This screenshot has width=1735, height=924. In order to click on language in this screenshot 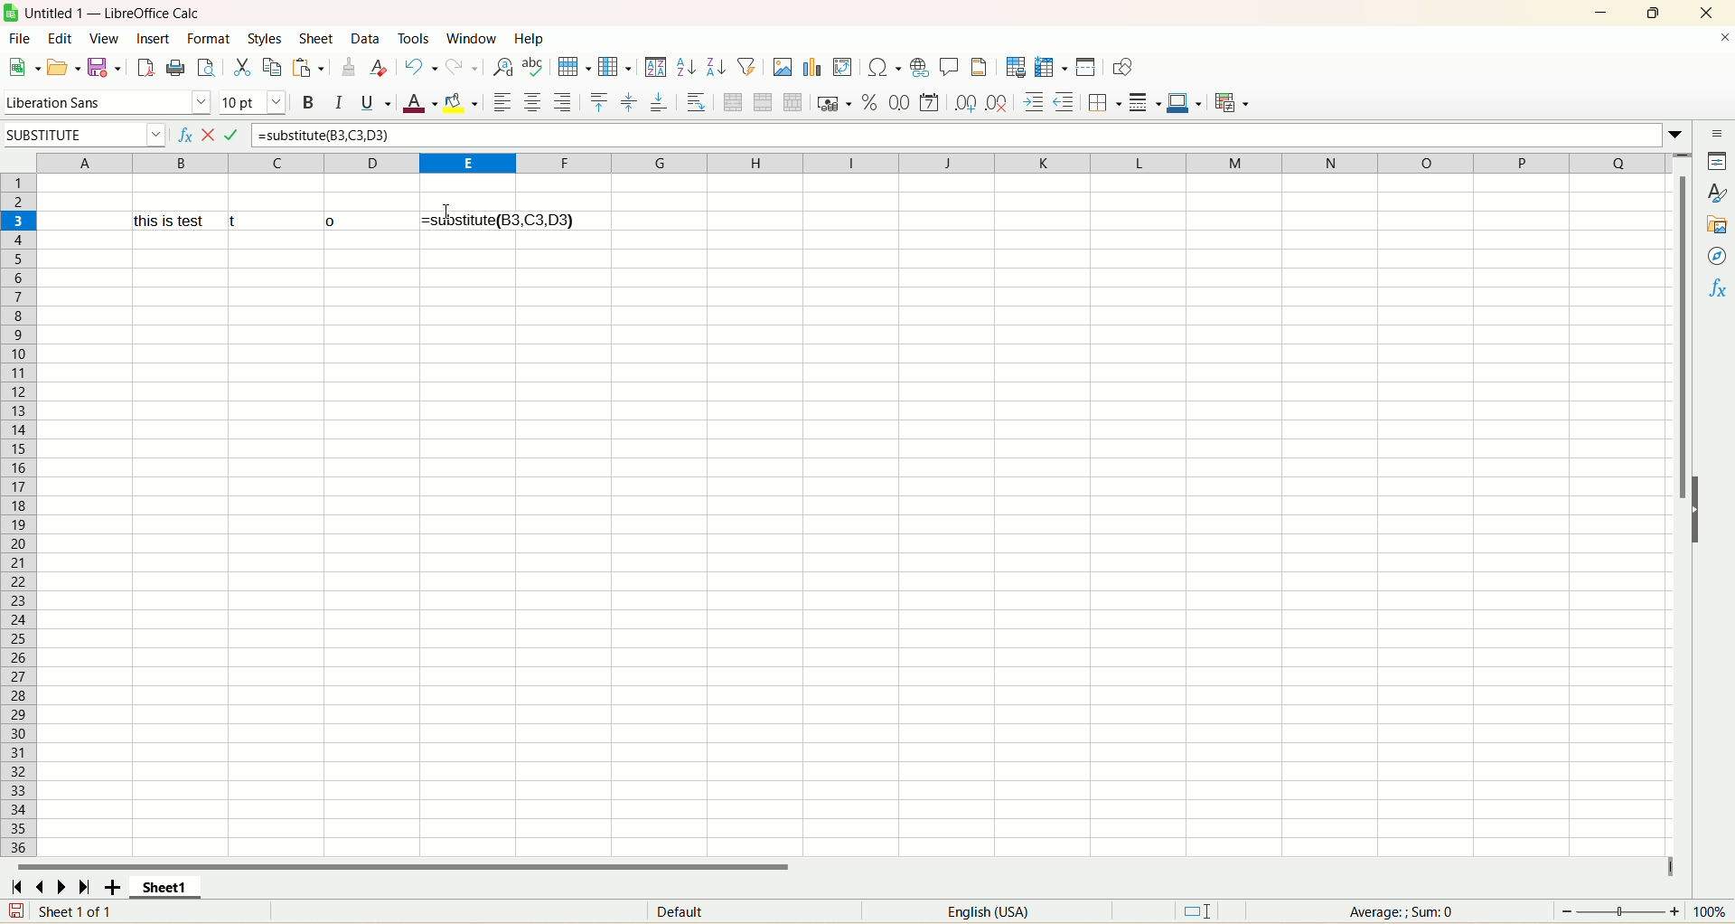, I will do `click(997, 912)`.